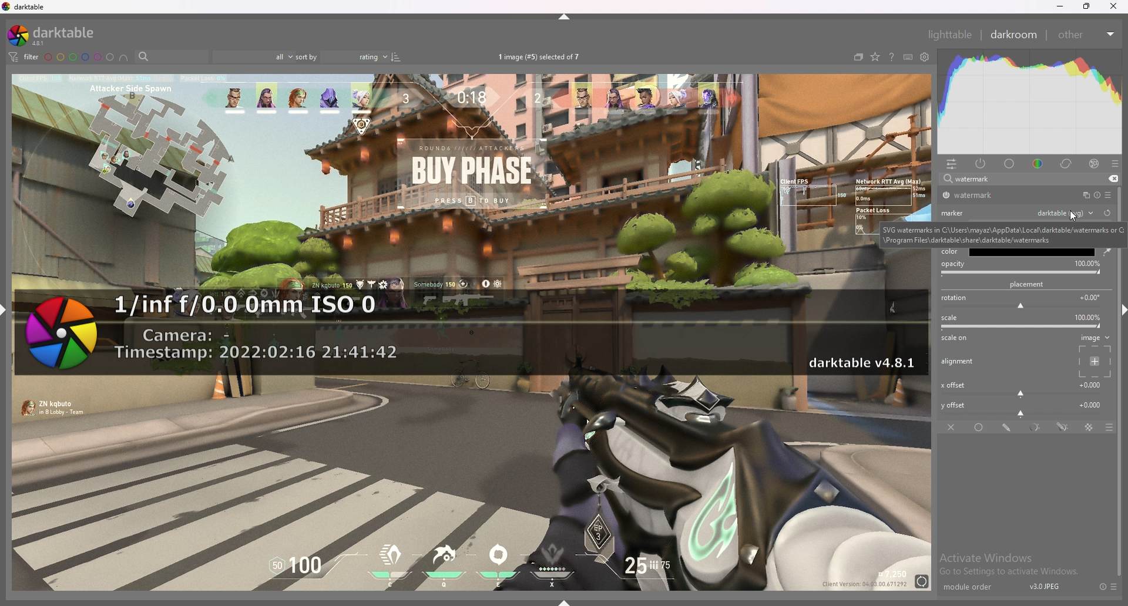 This screenshot has height=606, width=1128. What do you see at coordinates (951, 251) in the screenshot?
I see `color` at bounding box center [951, 251].